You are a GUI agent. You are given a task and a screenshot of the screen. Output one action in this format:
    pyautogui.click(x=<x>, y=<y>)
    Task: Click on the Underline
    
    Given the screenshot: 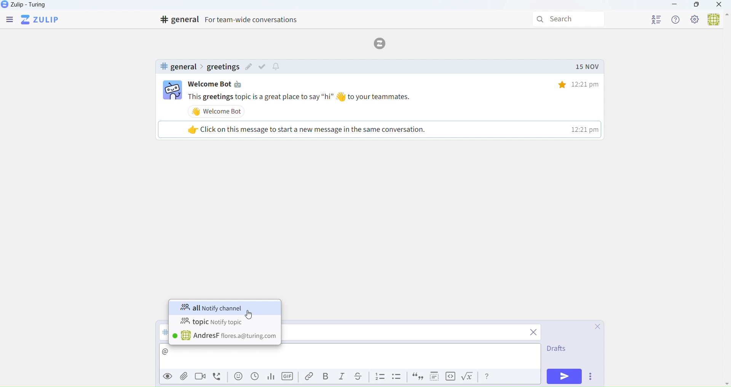 What is the action you would take?
    pyautogui.click(x=361, y=377)
    